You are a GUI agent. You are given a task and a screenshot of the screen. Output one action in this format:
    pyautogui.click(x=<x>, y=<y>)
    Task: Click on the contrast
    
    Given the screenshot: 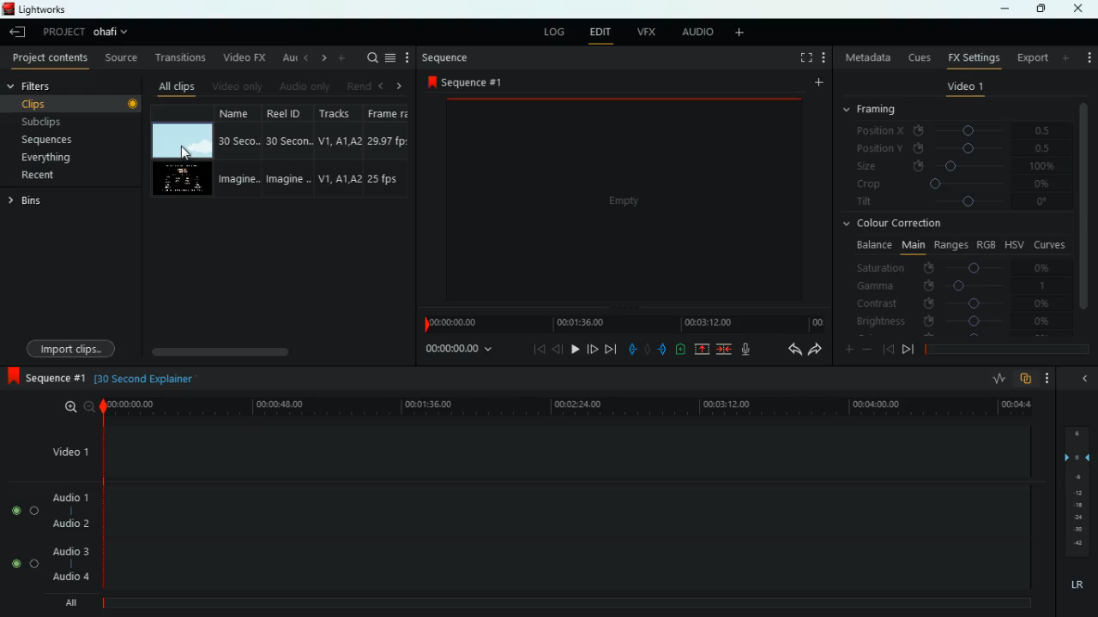 What is the action you would take?
    pyautogui.click(x=952, y=304)
    